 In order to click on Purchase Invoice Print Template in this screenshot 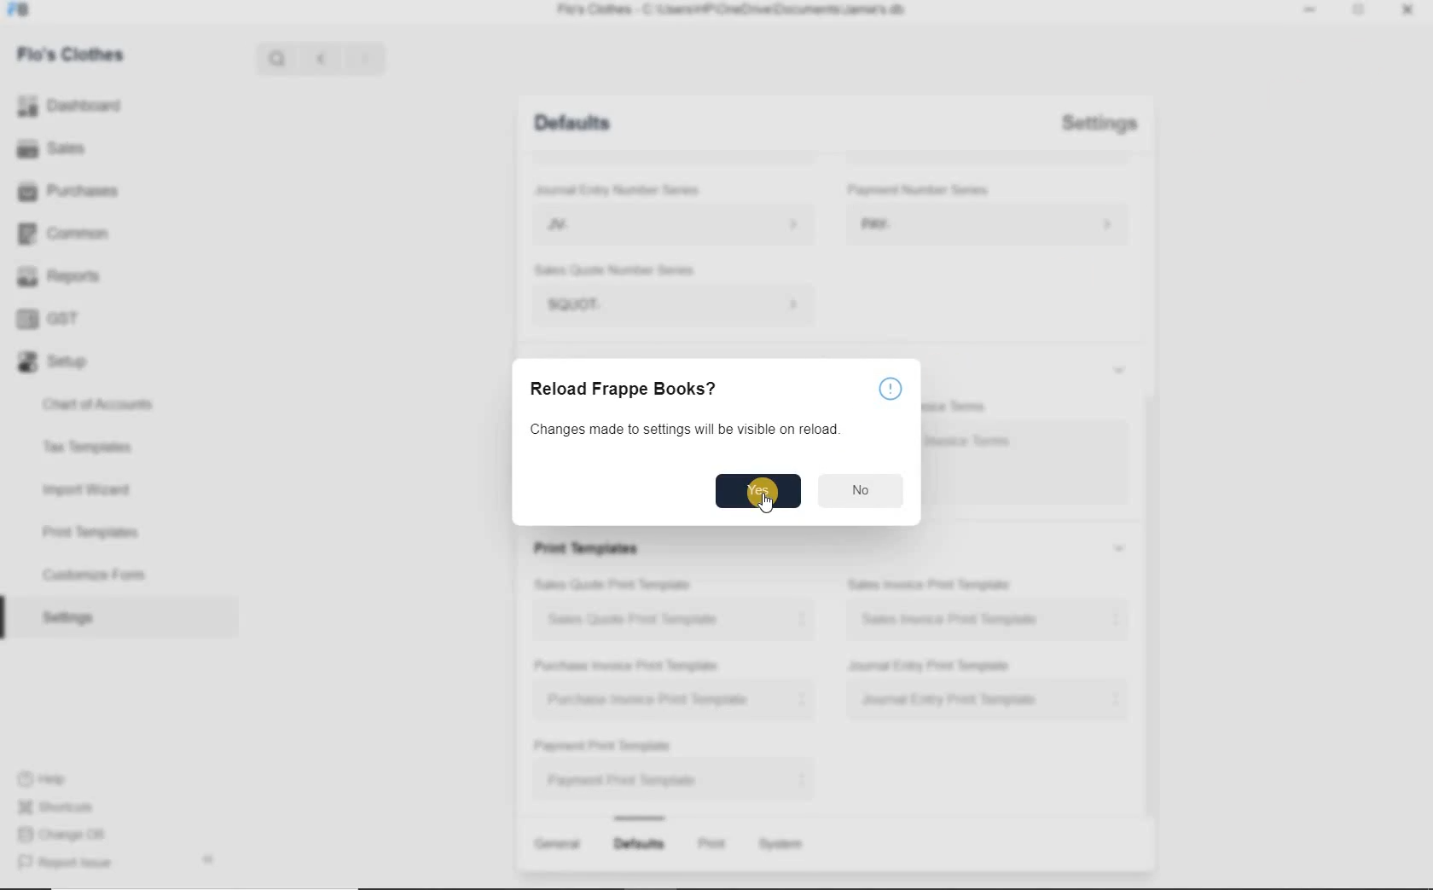, I will do `click(680, 700)`.